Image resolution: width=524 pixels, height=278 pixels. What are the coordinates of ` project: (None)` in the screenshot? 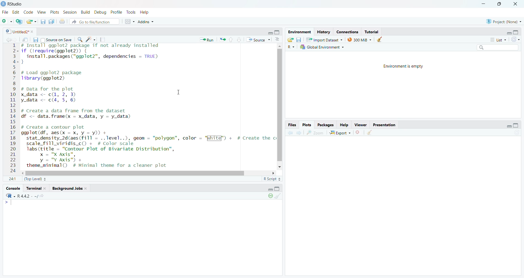 It's located at (504, 21).